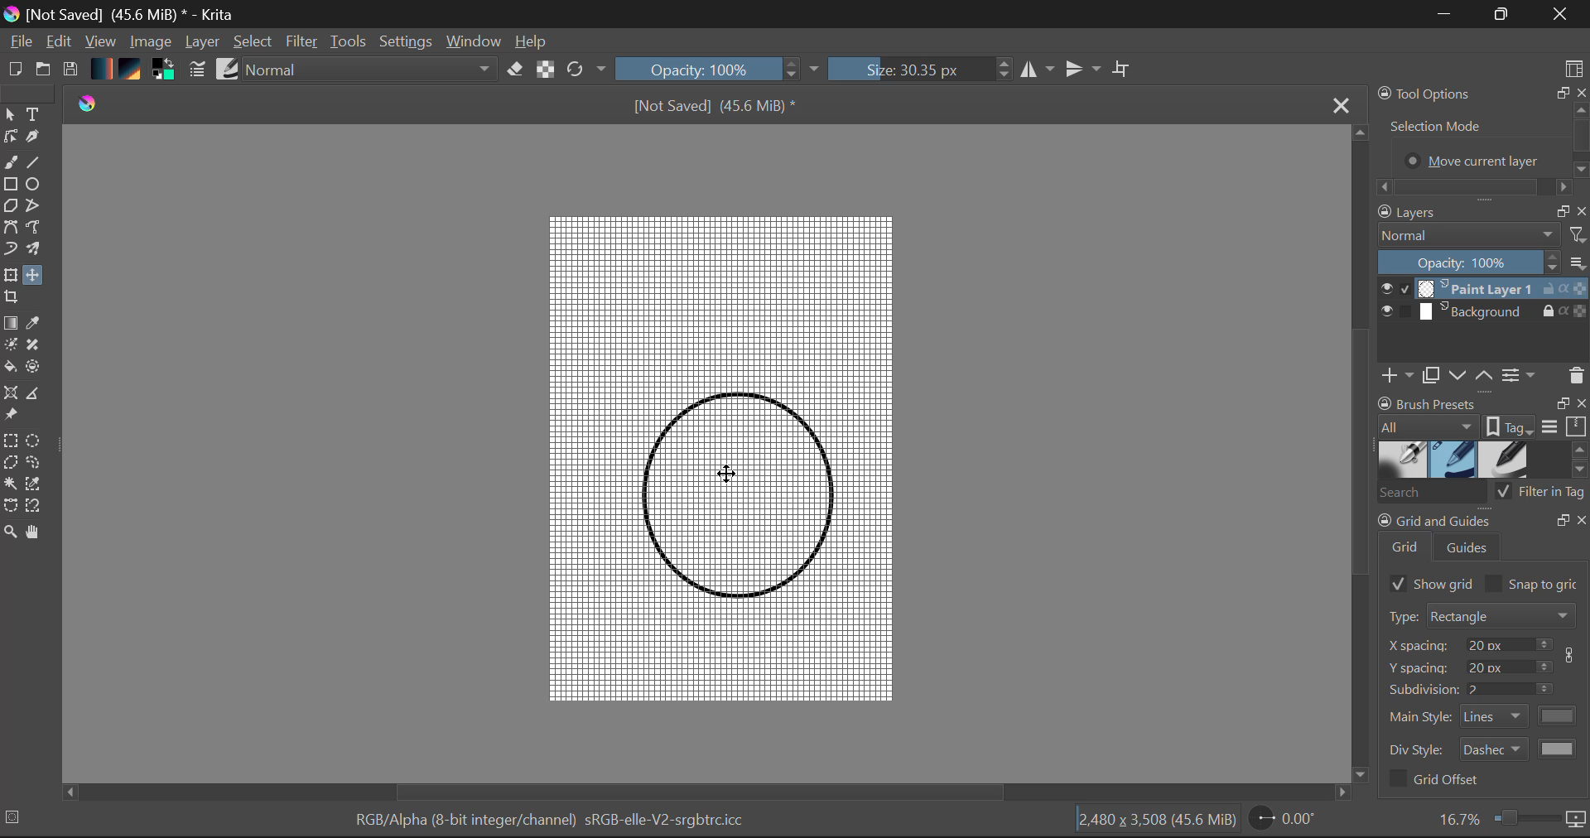 This screenshot has width=1590, height=838. Describe the element at coordinates (10, 485) in the screenshot. I see `Continuous Selection` at that location.